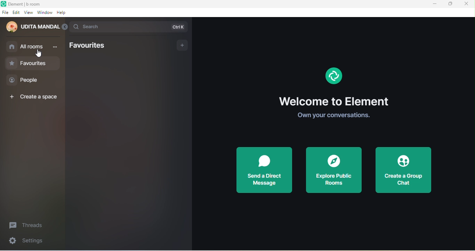  I want to click on expand, so click(65, 27).